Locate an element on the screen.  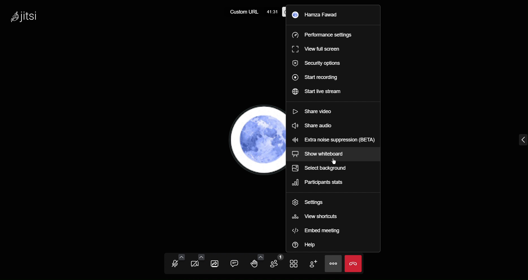
Share Screen is located at coordinates (216, 263).